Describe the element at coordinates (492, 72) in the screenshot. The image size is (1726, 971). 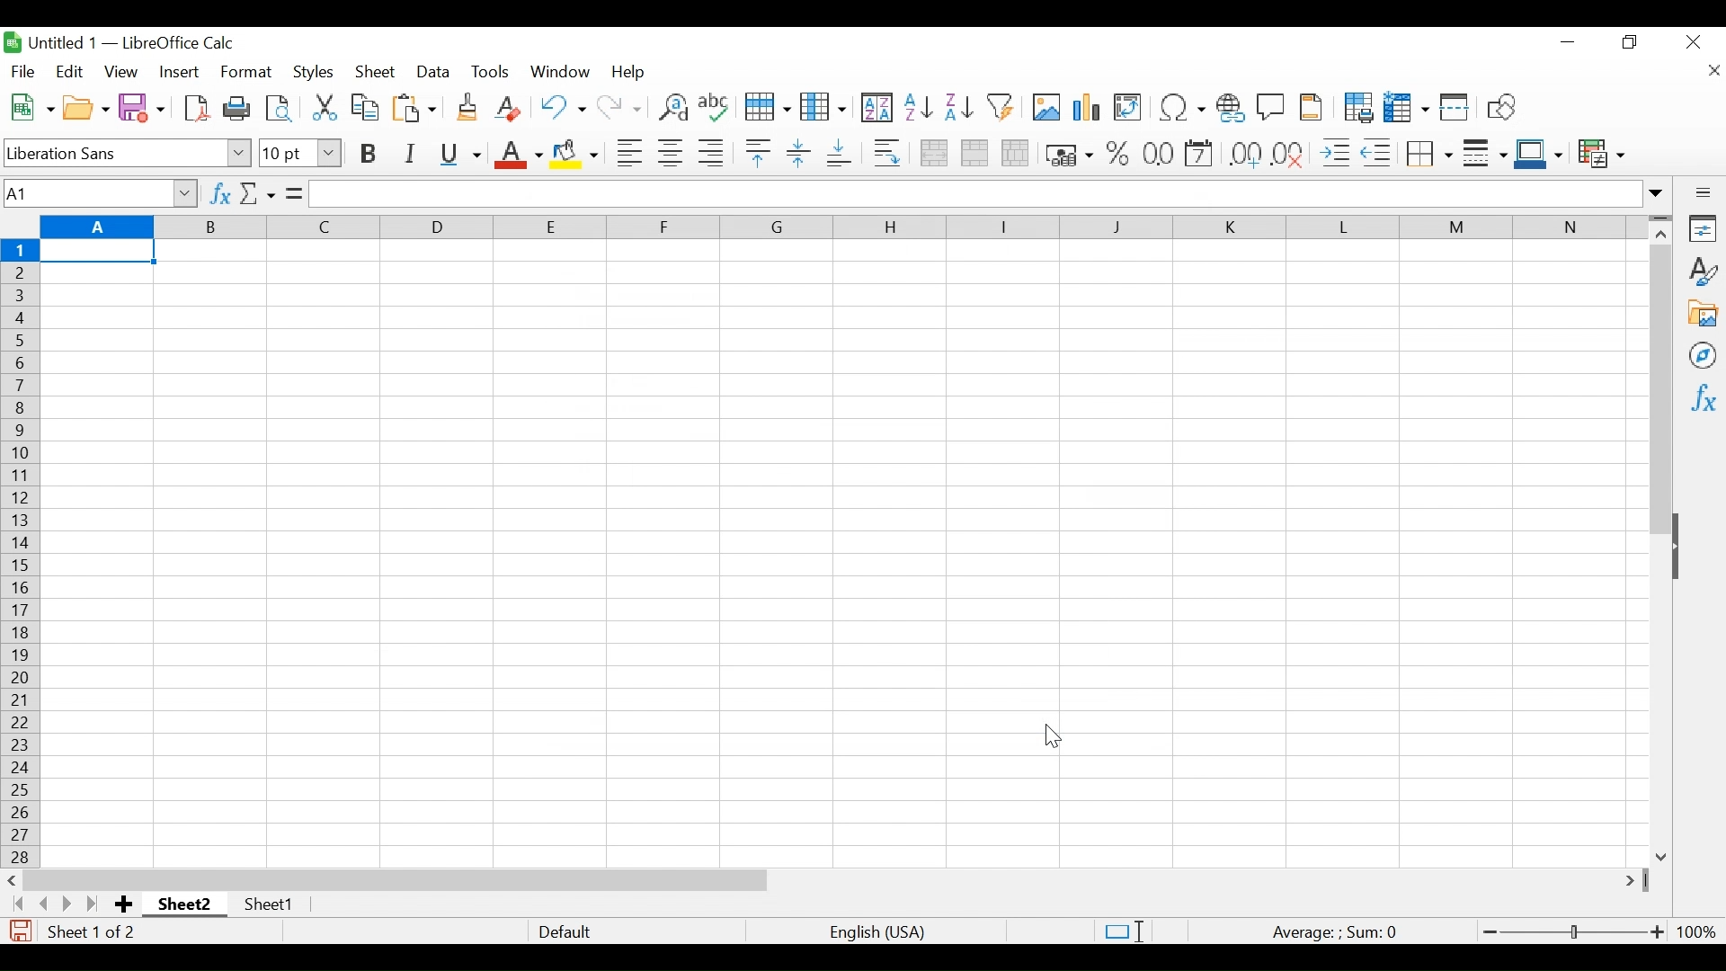
I see `Tools` at that location.